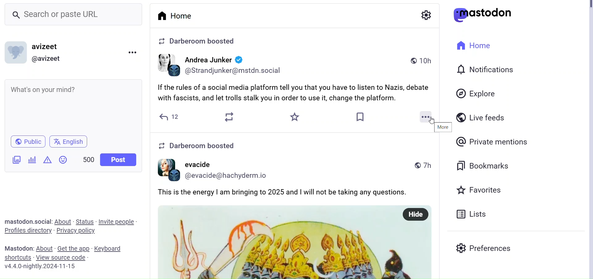  What do you see at coordinates (199, 41) in the screenshot?
I see `info` at bounding box center [199, 41].